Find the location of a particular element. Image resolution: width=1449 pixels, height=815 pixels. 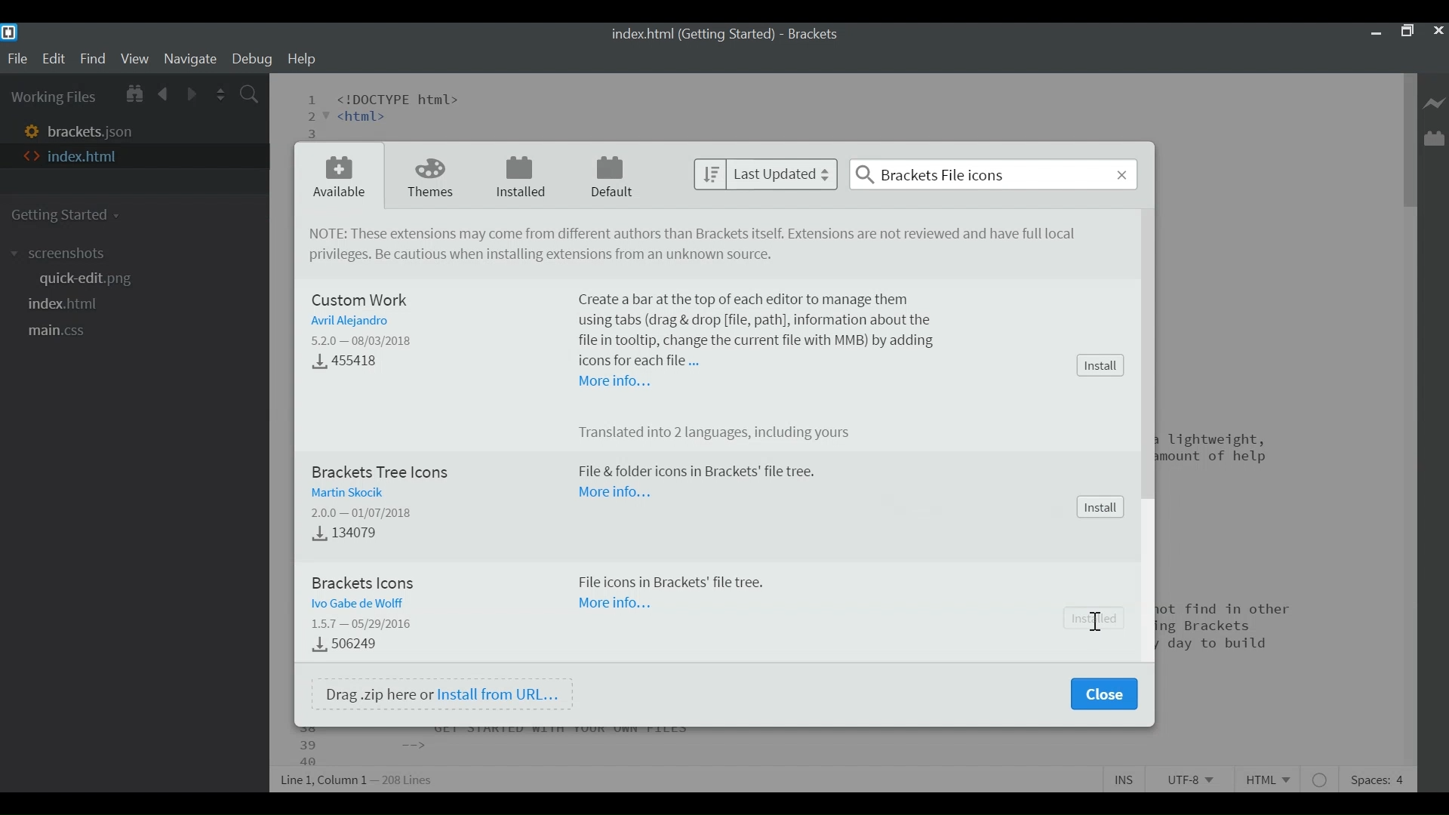

Installed is located at coordinates (520, 177).